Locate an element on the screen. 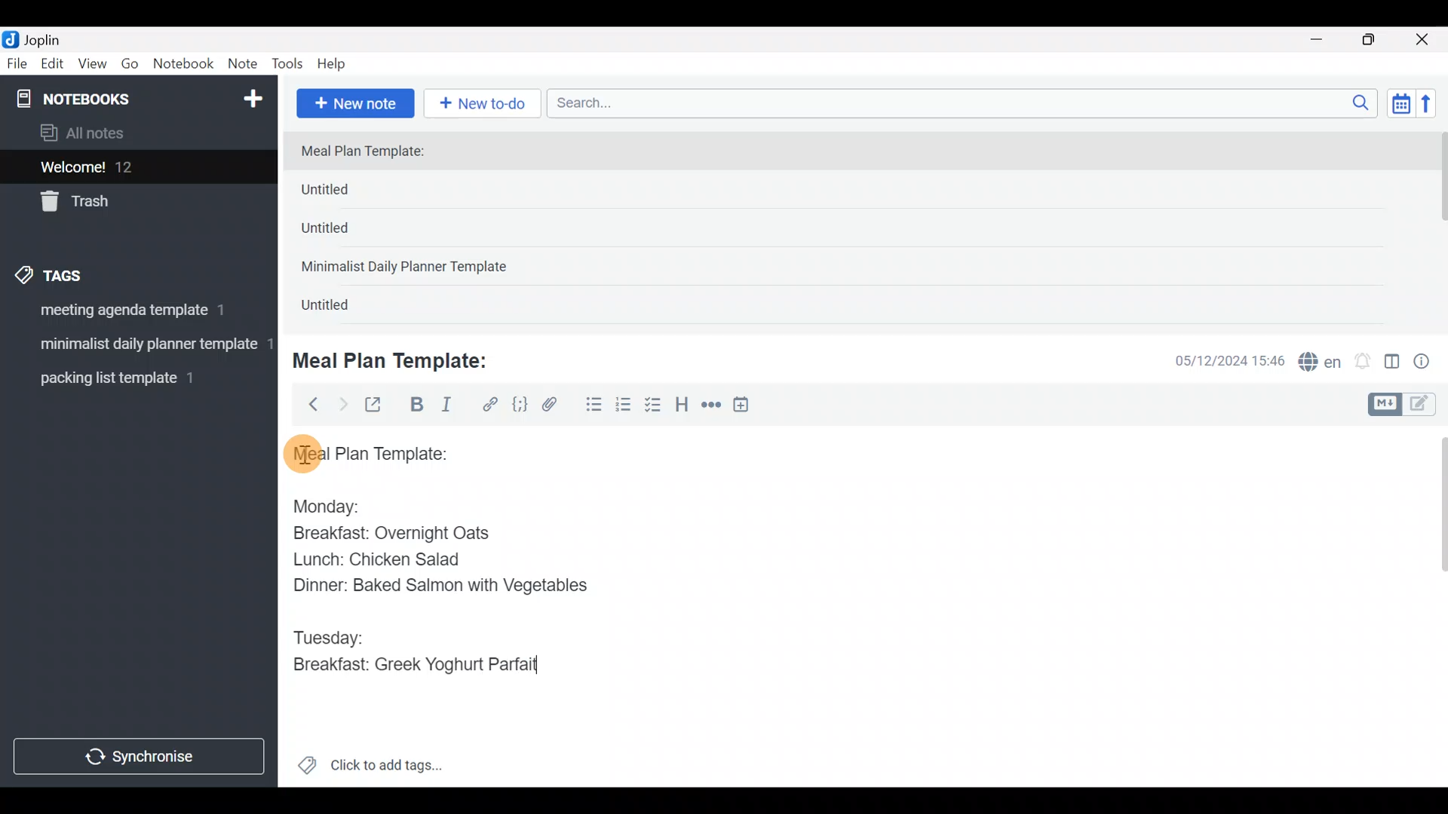  Tools is located at coordinates (288, 65).